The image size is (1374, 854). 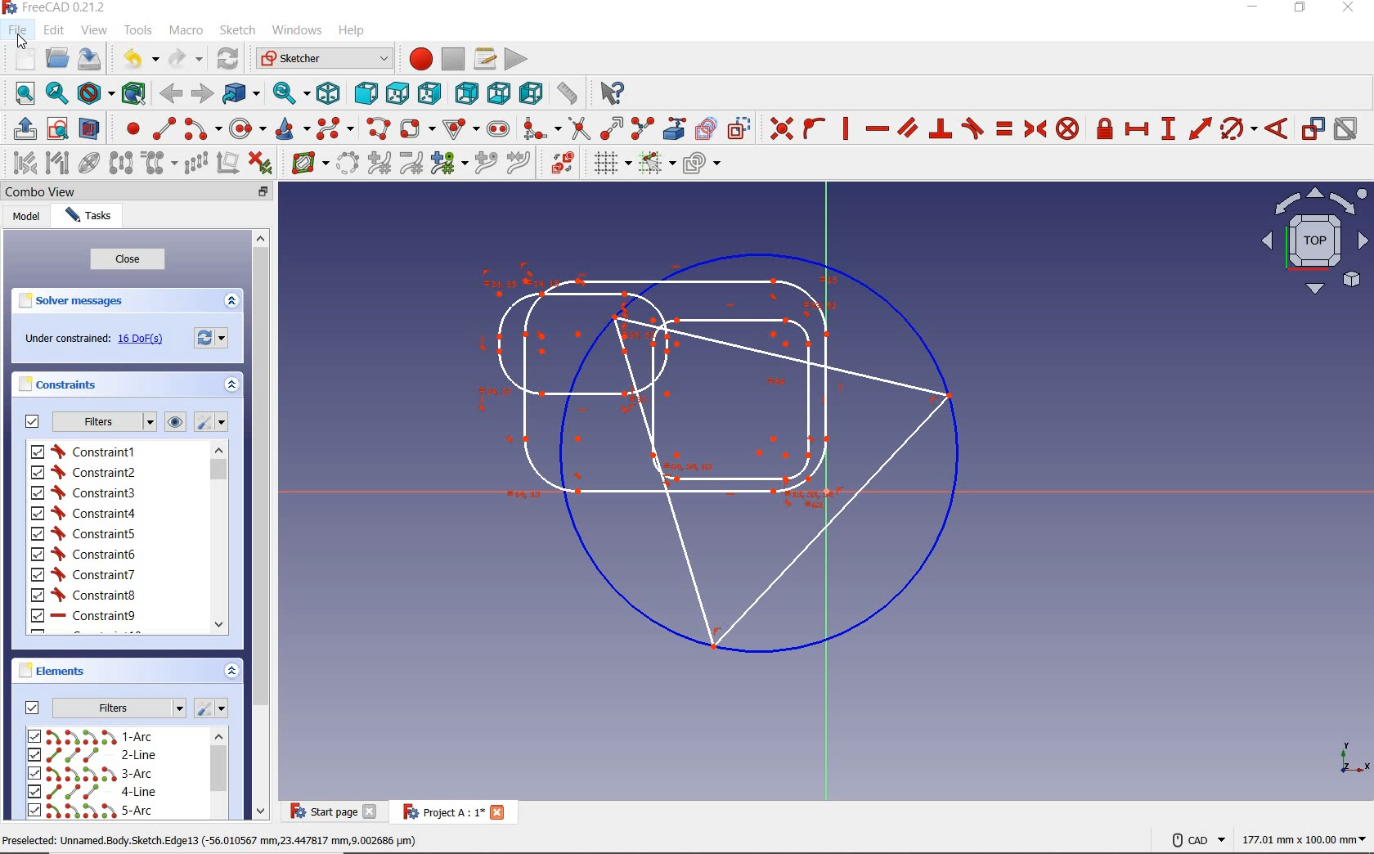 What do you see at coordinates (541, 128) in the screenshot?
I see `create fillet` at bounding box center [541, 128].